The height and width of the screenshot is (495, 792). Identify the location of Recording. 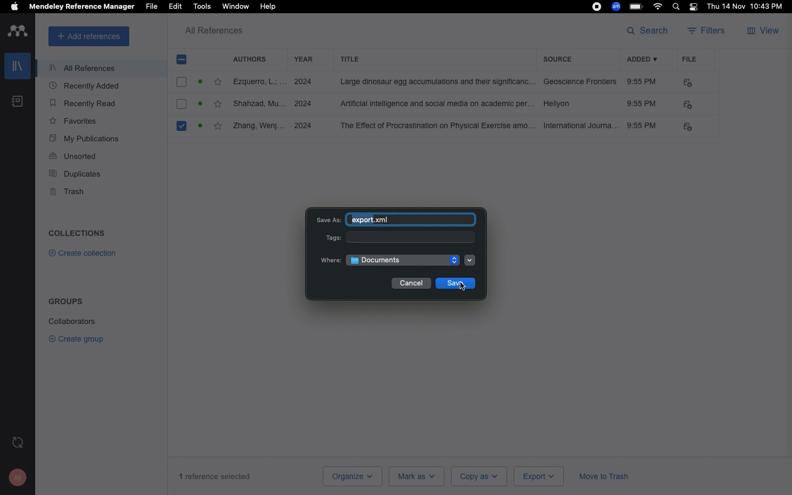
(597, 5).